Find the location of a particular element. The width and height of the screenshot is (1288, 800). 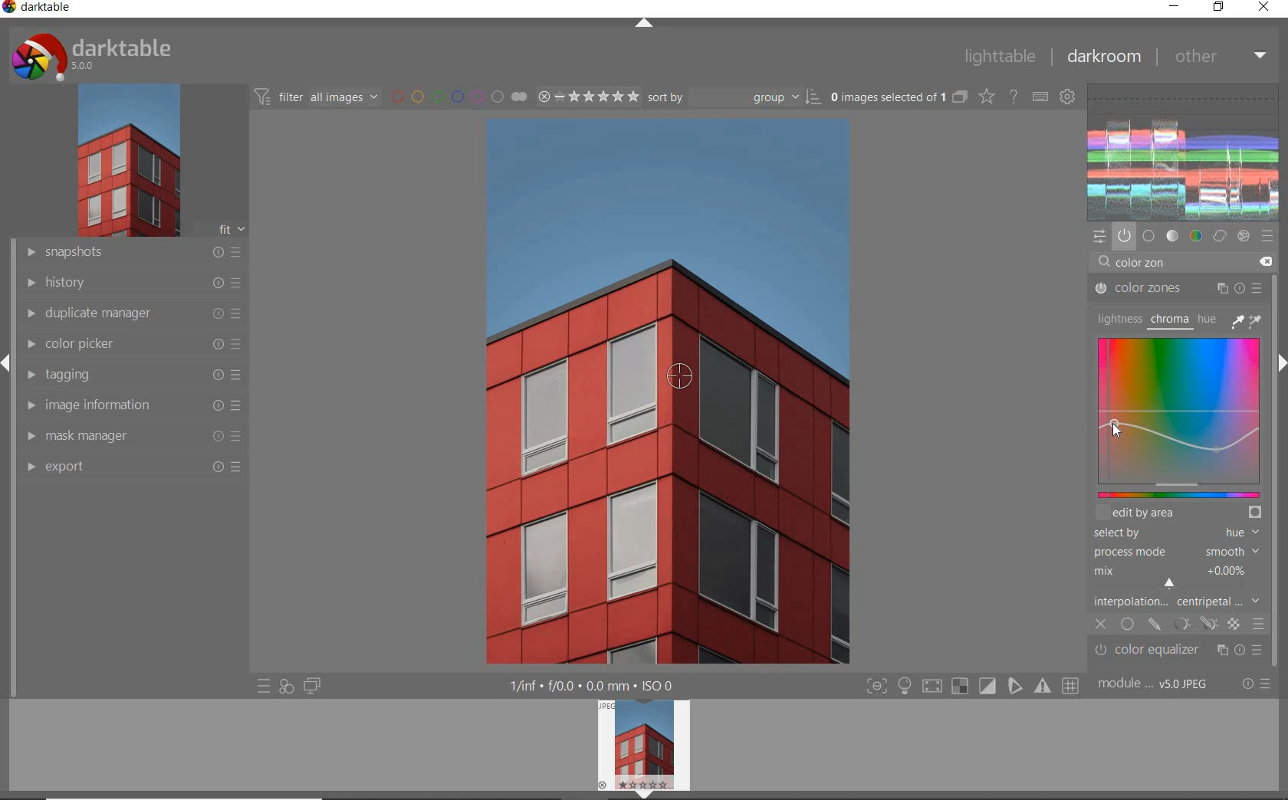

CHROMA is located at coordinates (1168, 320).